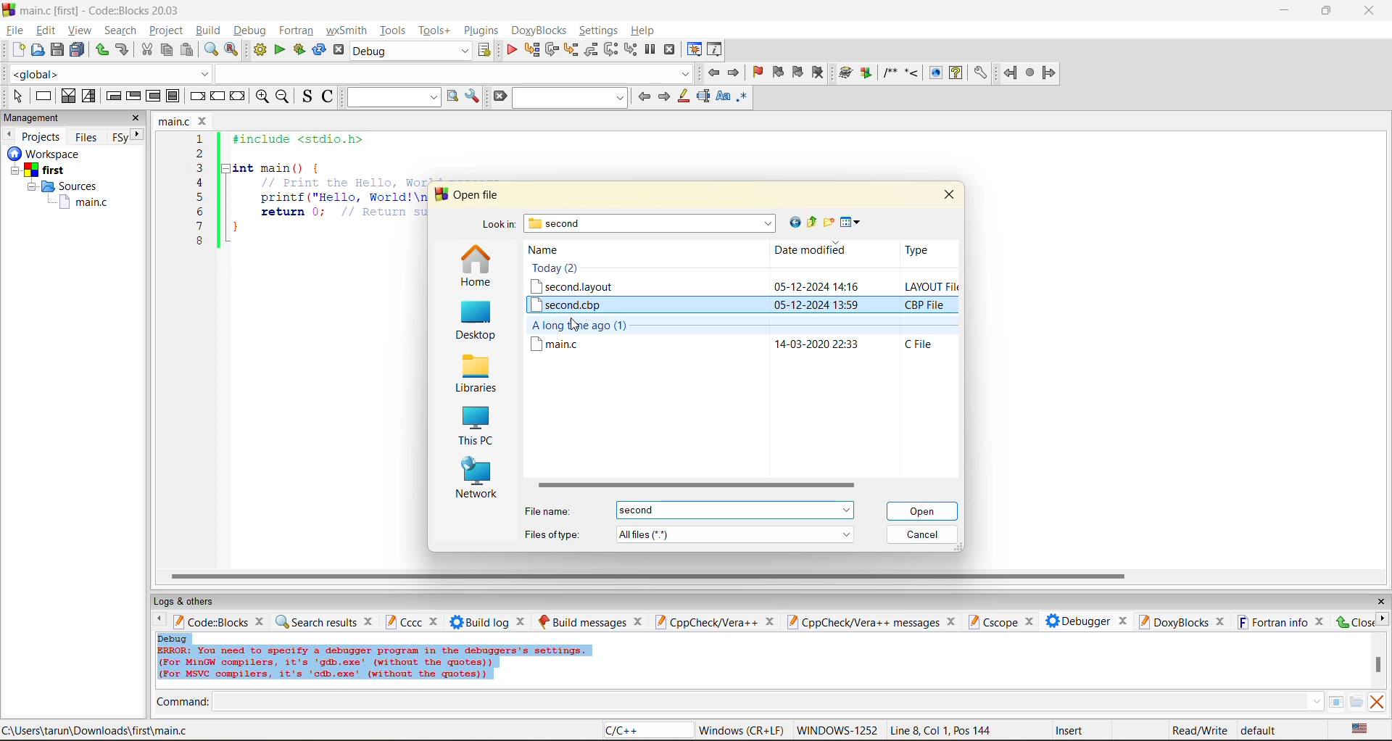 This screenshot has width=1392, height=741. What do you see at coordinates (818, 72) in the screenshot?
I see `clear bookmark` at bounding box center [818, 72].